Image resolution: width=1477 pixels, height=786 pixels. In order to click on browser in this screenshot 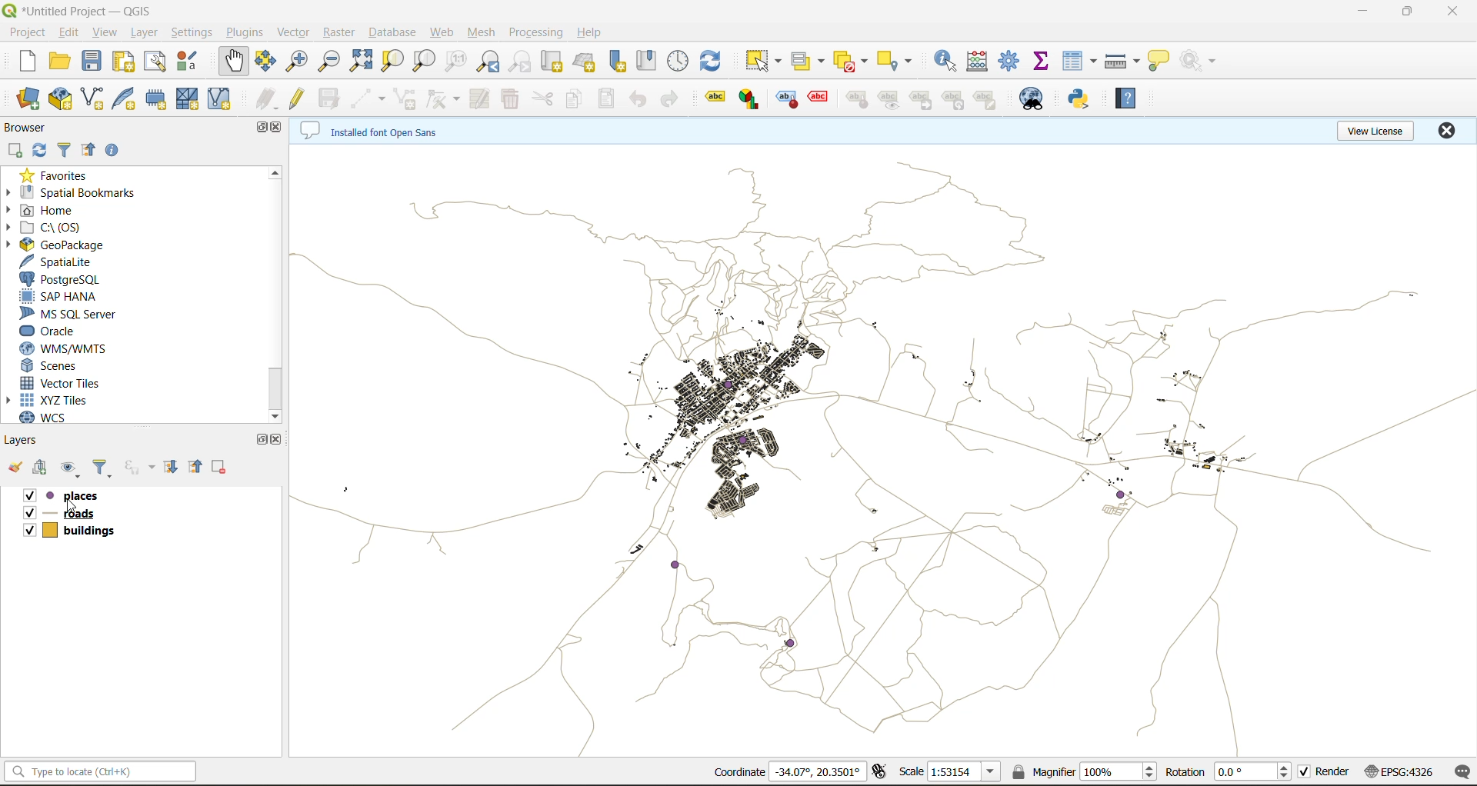, I will do `click(37, 128)`.